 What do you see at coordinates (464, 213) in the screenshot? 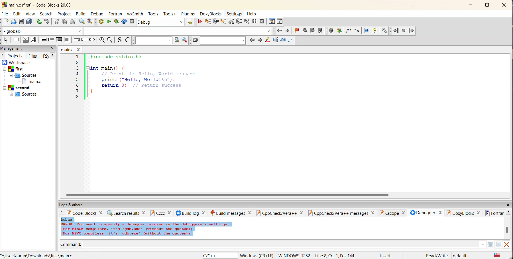
I see `doxyblocks` at bounding box center [464, 213].